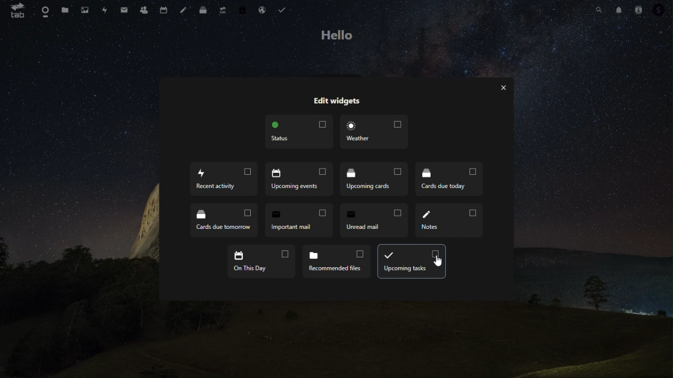  I want to click on important mail, so click(299, 219).